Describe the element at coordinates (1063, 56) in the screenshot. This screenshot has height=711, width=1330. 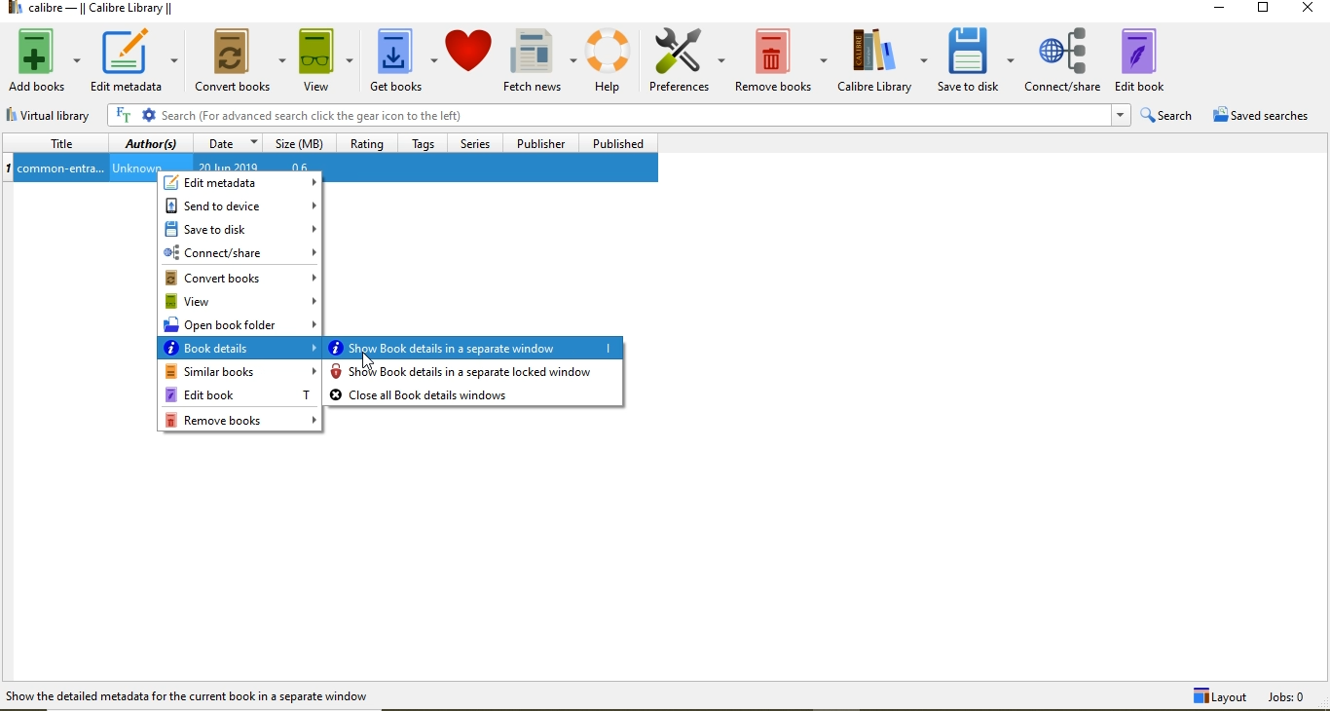
I see `connect/share` at that location.